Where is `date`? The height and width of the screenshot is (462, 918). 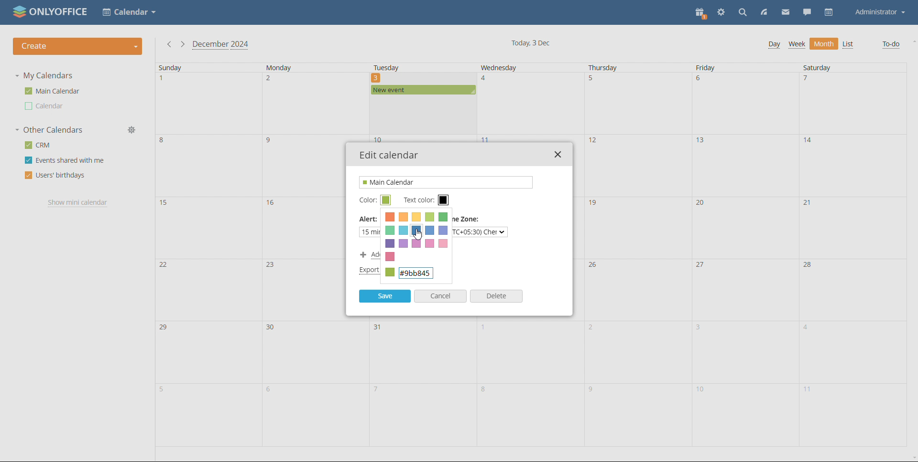 date is located at coordinates (210, 227).